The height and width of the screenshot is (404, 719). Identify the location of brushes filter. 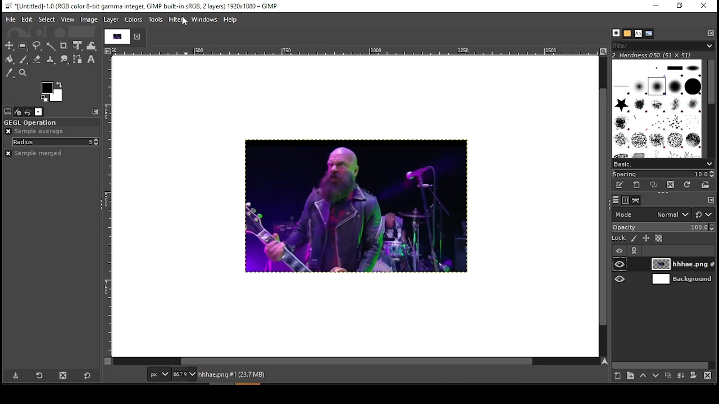
(662, 45).